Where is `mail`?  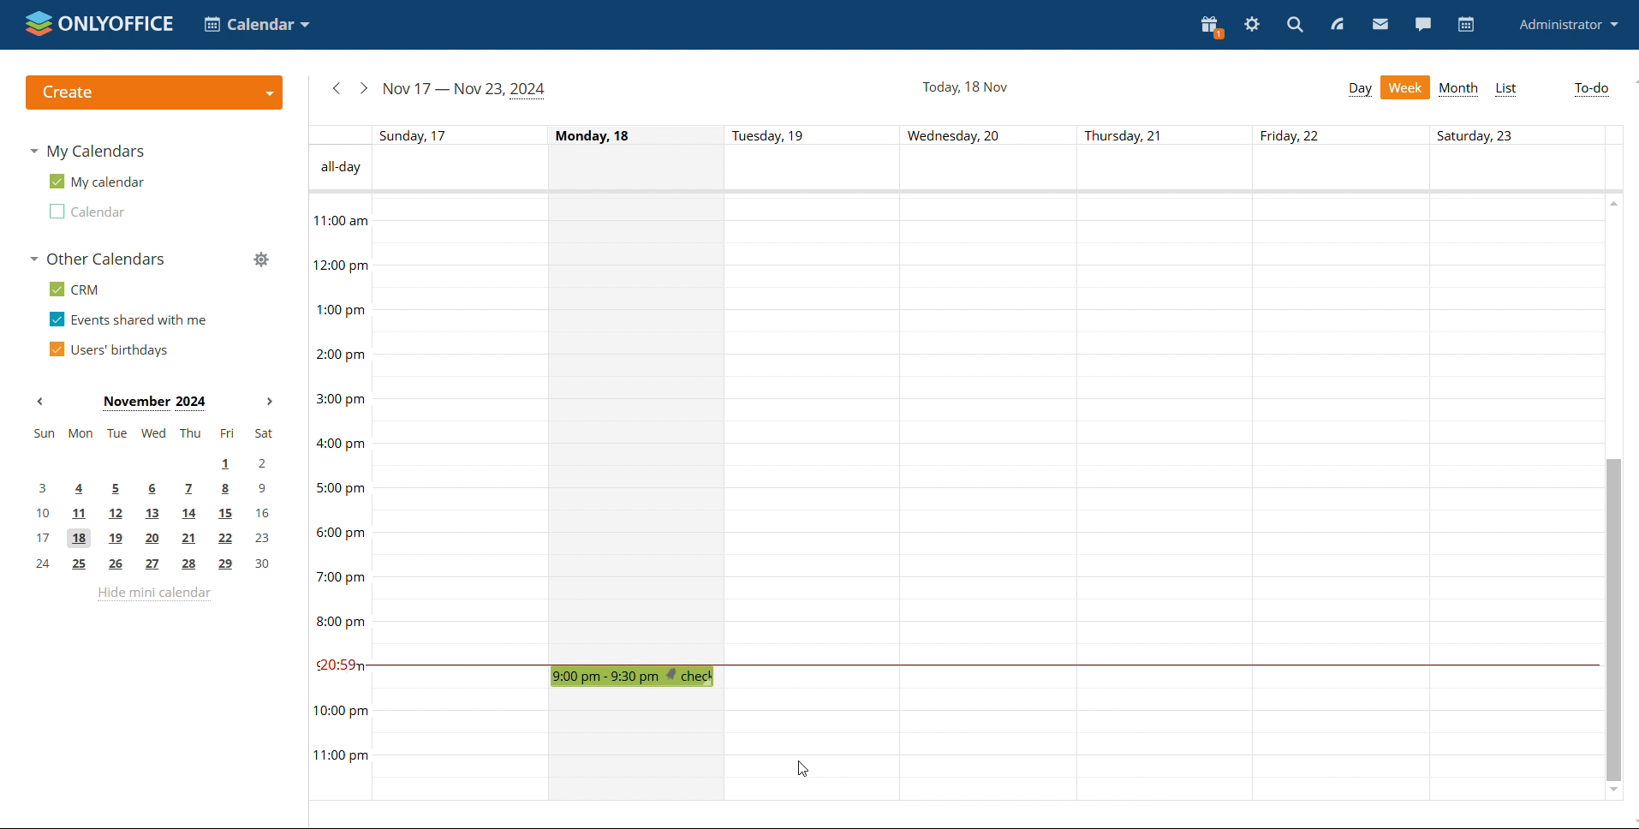 mail is located at coordinates (1381, 24).